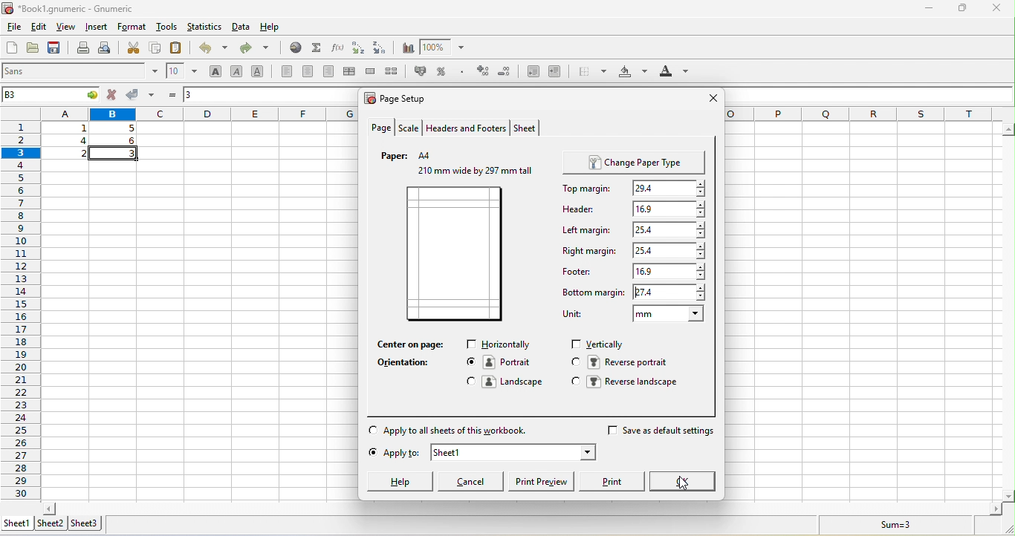  What do you see at coordinates (672, 189) in the screenshot?
I see `29.4` at bounding box center [672, 189].